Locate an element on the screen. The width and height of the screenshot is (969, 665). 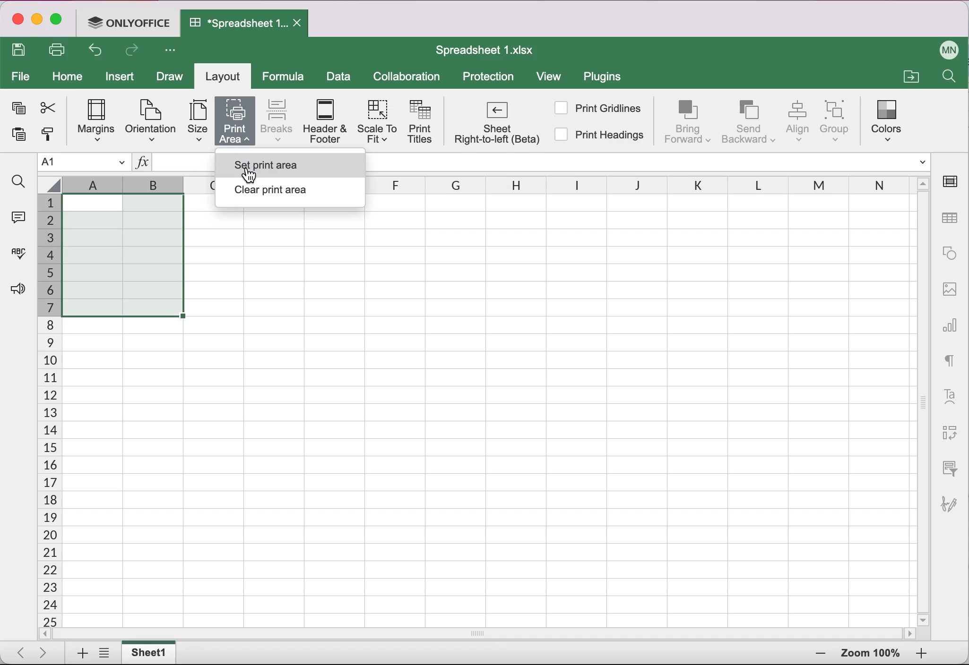
zoom out is located at coordinates (921, 654).